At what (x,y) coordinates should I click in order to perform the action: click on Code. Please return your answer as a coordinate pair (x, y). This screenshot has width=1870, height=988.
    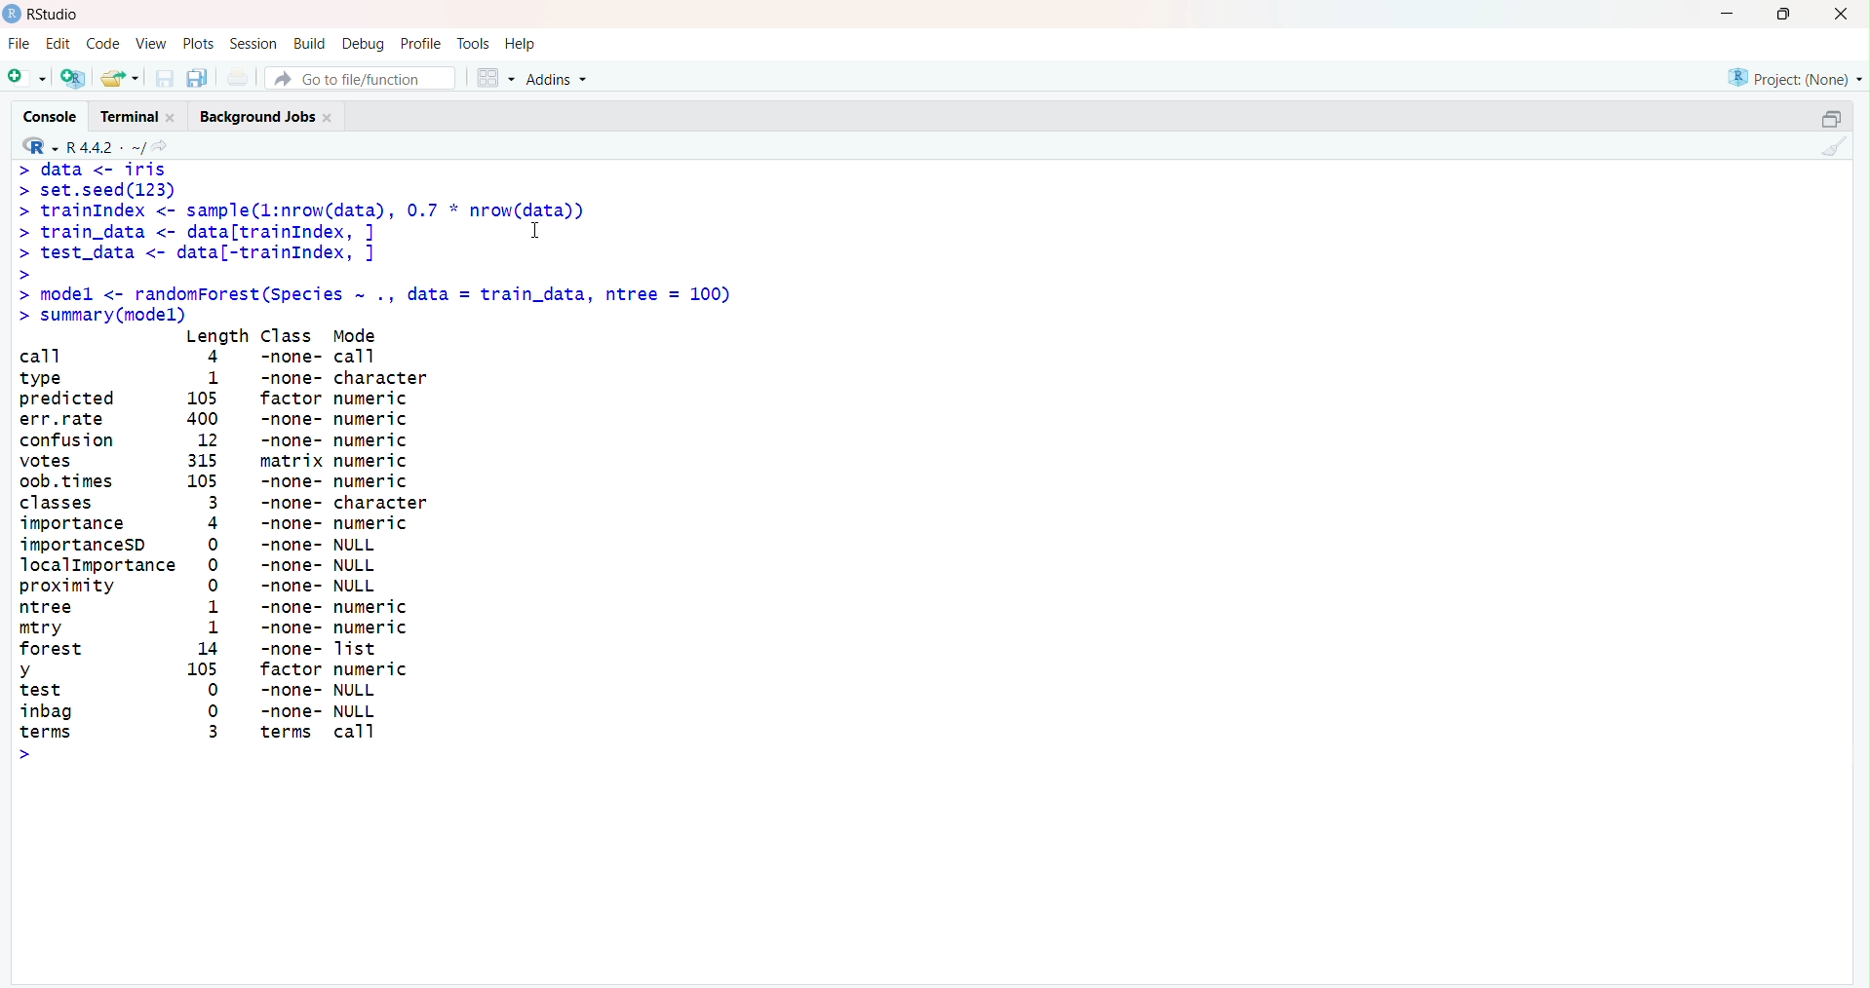
    Looking at the image, I should click on (101, 44).